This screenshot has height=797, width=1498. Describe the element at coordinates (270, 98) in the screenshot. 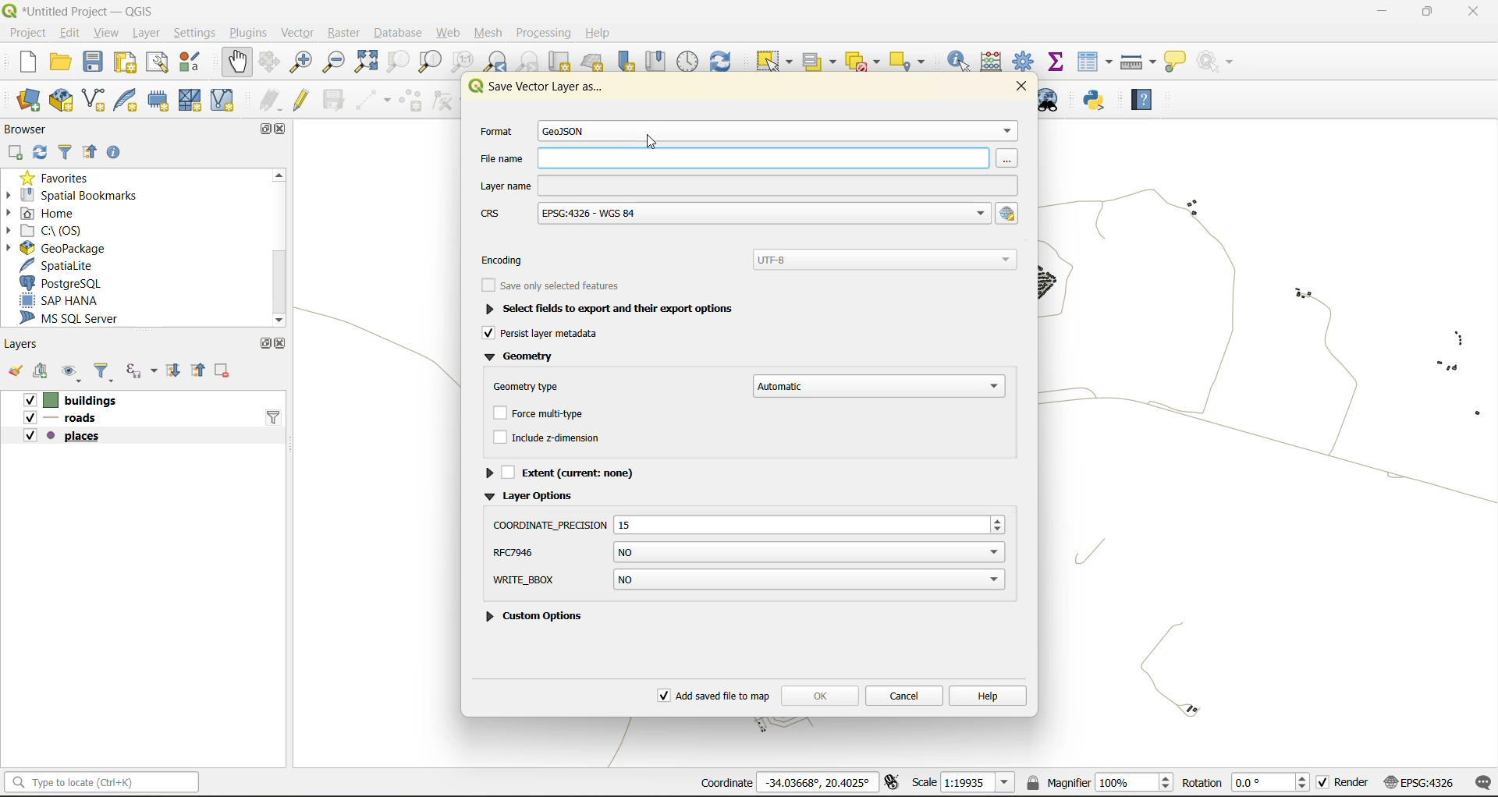

I see `edits` at that location.